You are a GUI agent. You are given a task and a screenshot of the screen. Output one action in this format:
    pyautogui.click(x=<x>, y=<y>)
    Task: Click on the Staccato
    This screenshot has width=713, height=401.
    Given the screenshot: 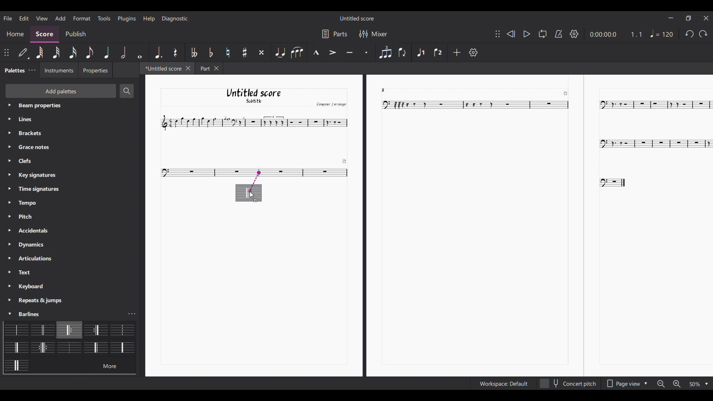 What is the action you would take?
    pyautogui.click(x=366, y=53)
    